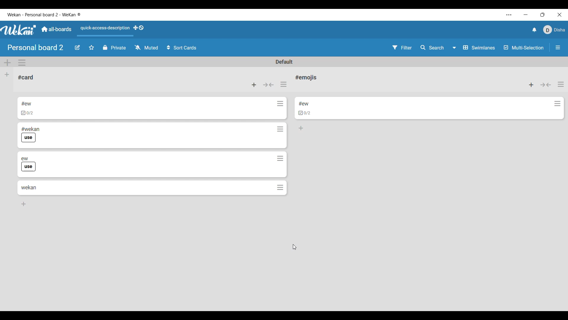  Describe the element at coordinates (29, 138) in the screenshot. I see `Indicates use of label in card` at that location.